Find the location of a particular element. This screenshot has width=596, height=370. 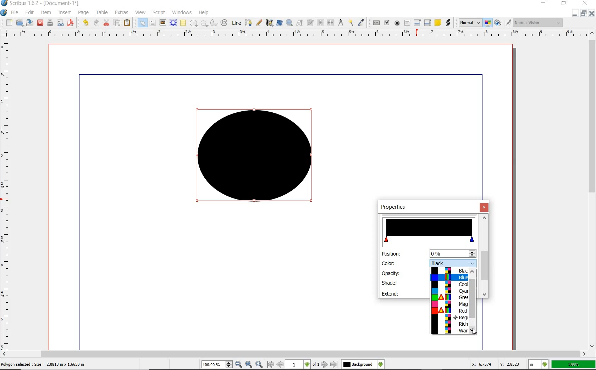

COPY is located at coordinates (118, 23).